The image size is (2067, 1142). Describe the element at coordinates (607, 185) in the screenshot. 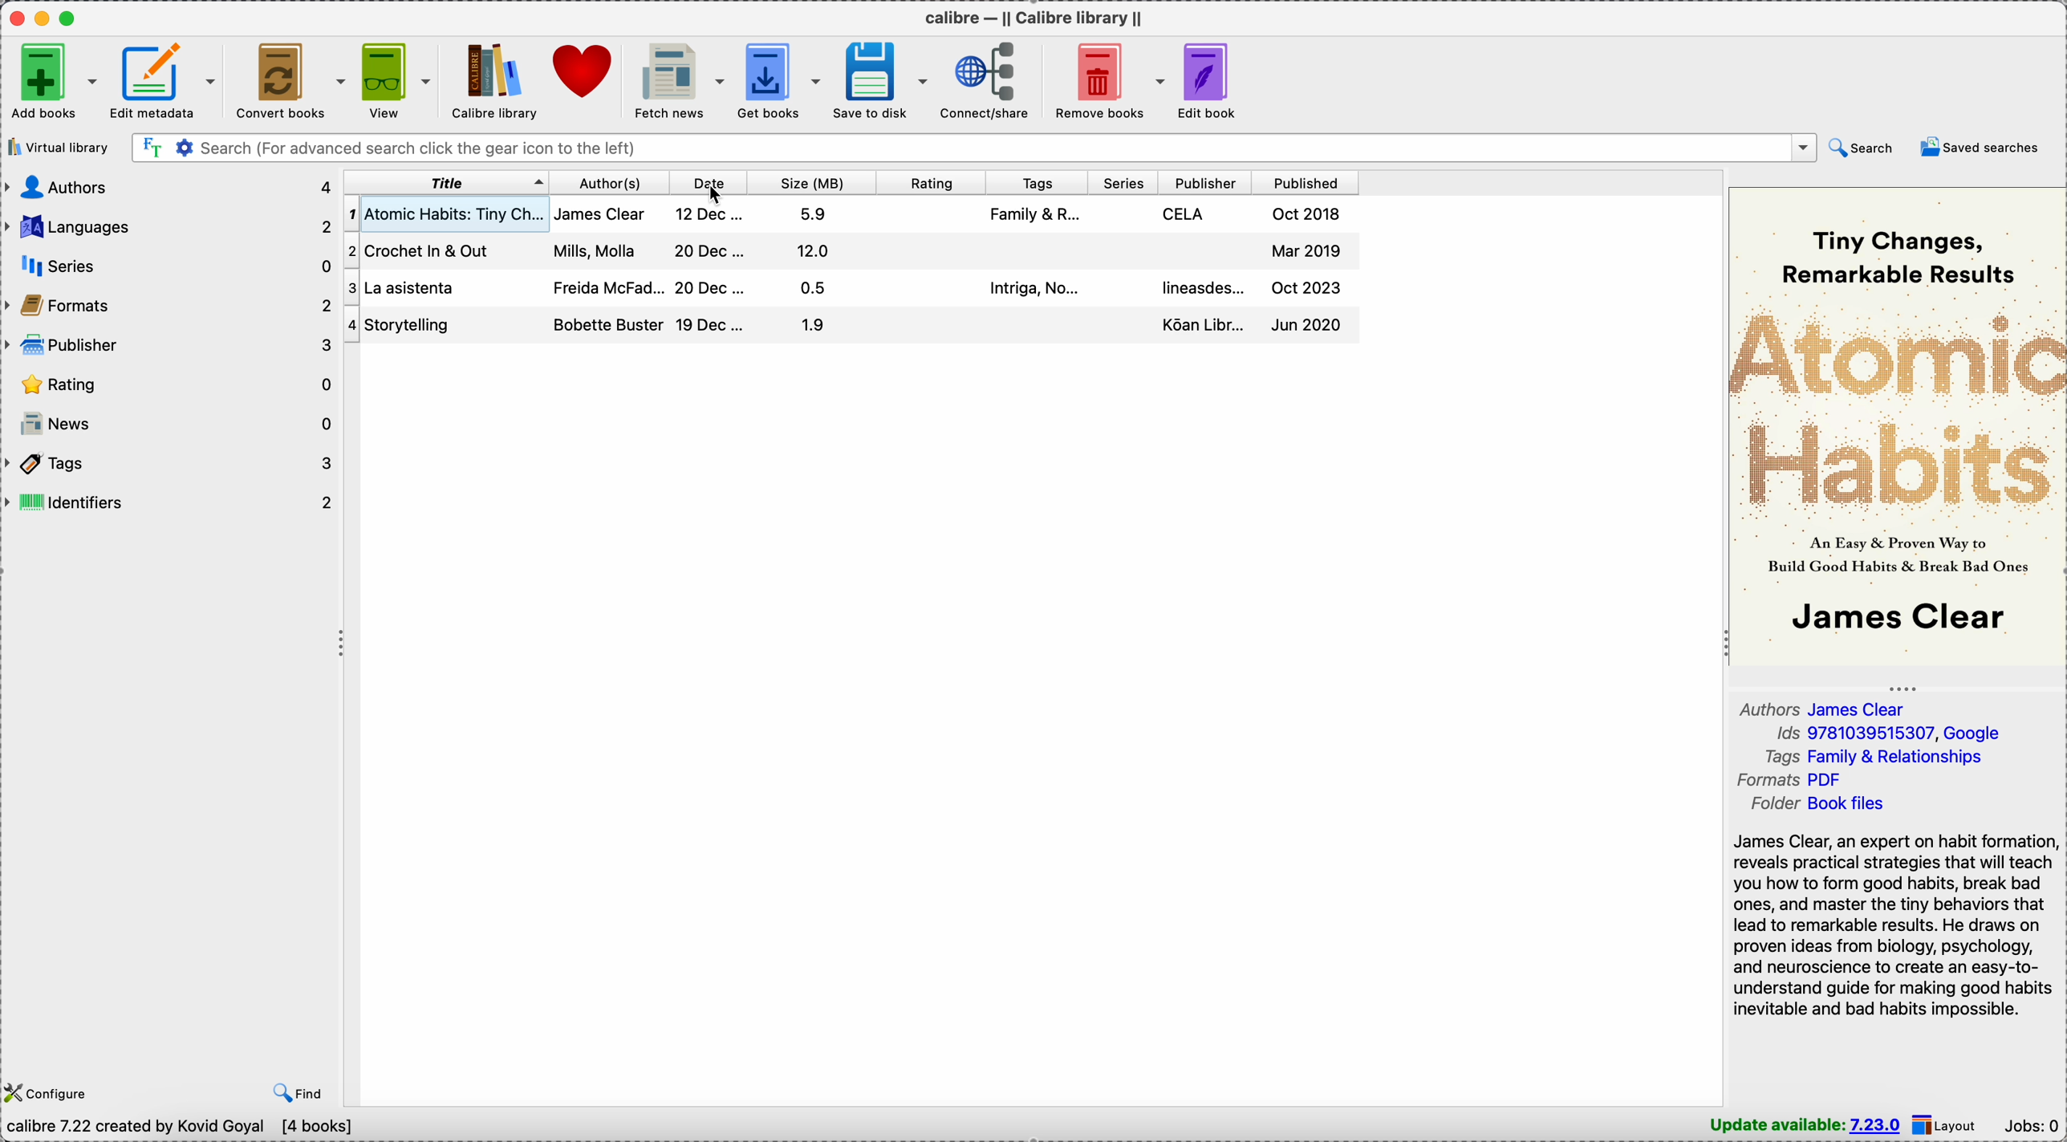

I see `author(s)` at that location.